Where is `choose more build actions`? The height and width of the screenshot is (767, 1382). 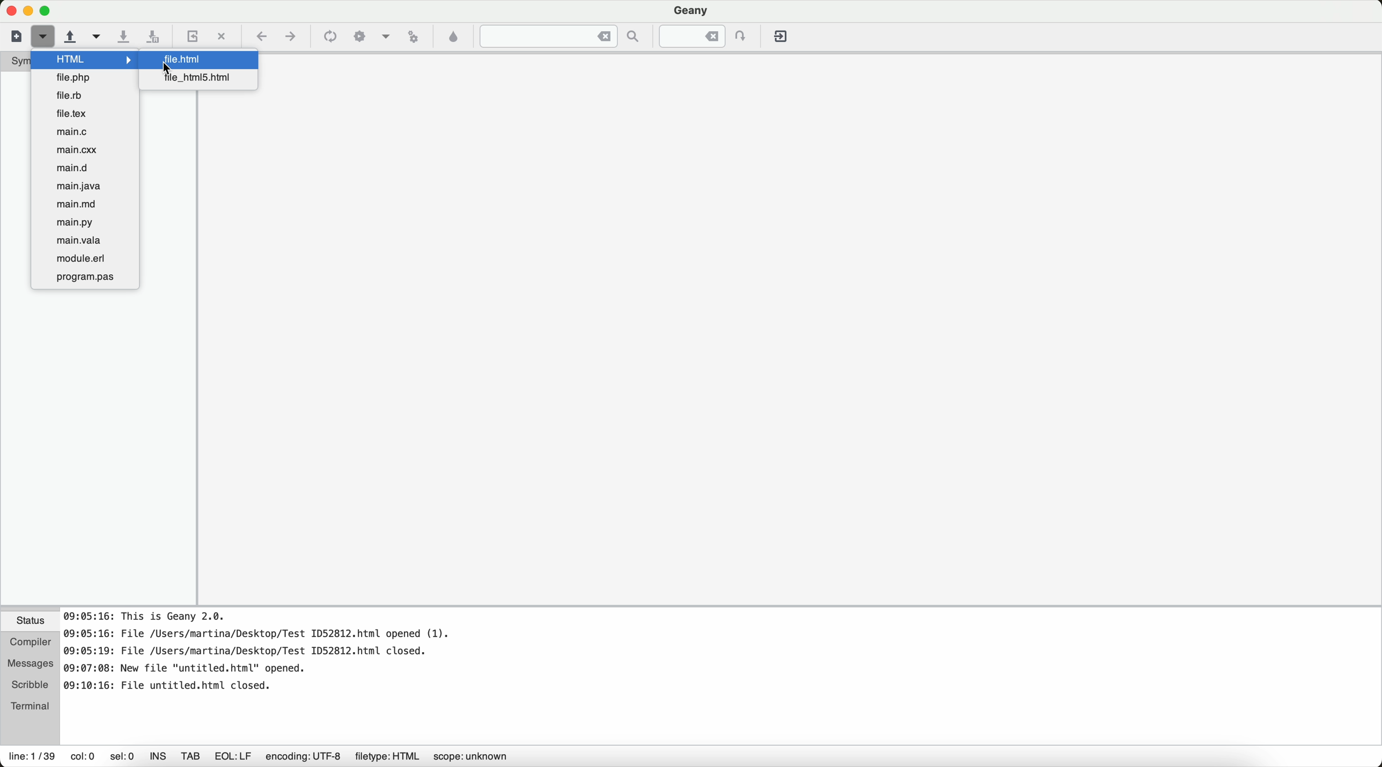 choose more build actions is located at coordinates (387, 39).